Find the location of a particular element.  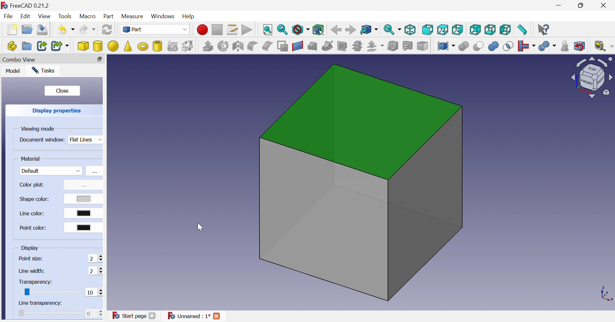

Thickness is located at coordinates (393, 45).